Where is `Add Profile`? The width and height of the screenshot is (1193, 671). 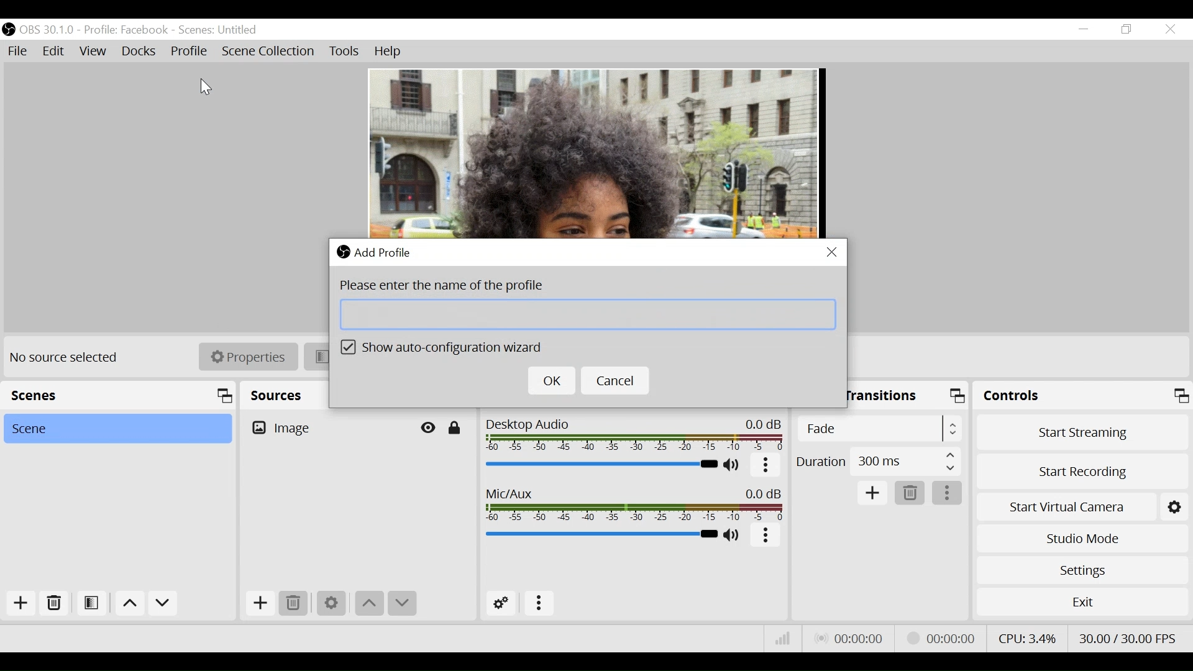 Add Profile is located at coordinates (382, 253).